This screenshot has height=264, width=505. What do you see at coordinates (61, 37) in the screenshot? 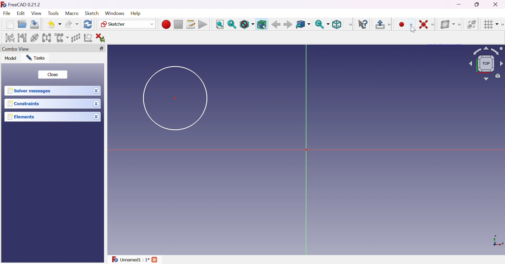
I see `Clone` at bounding box center [61, 37].